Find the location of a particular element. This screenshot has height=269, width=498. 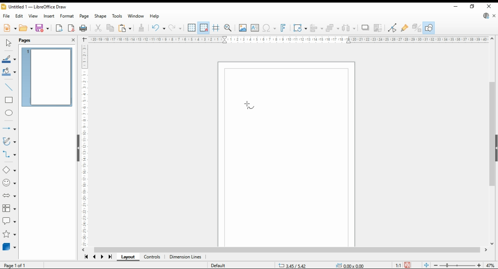

paste is located at coordinates (124, 29).